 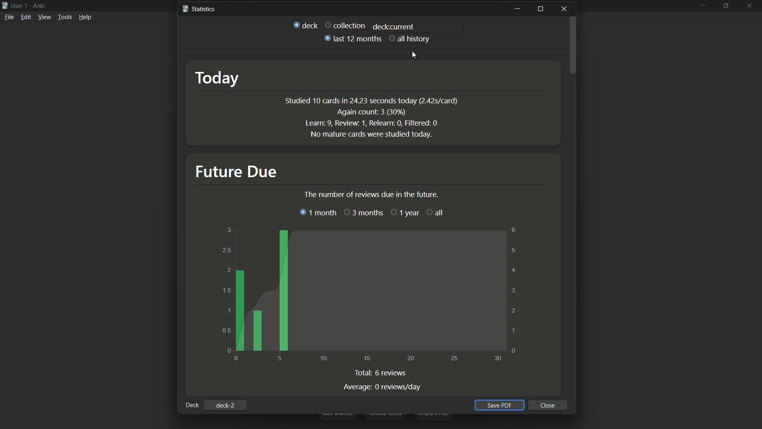 What do you see at coordinates (86, 19) in the screenshot?
I see `Help` at bounding box center [86, 19].